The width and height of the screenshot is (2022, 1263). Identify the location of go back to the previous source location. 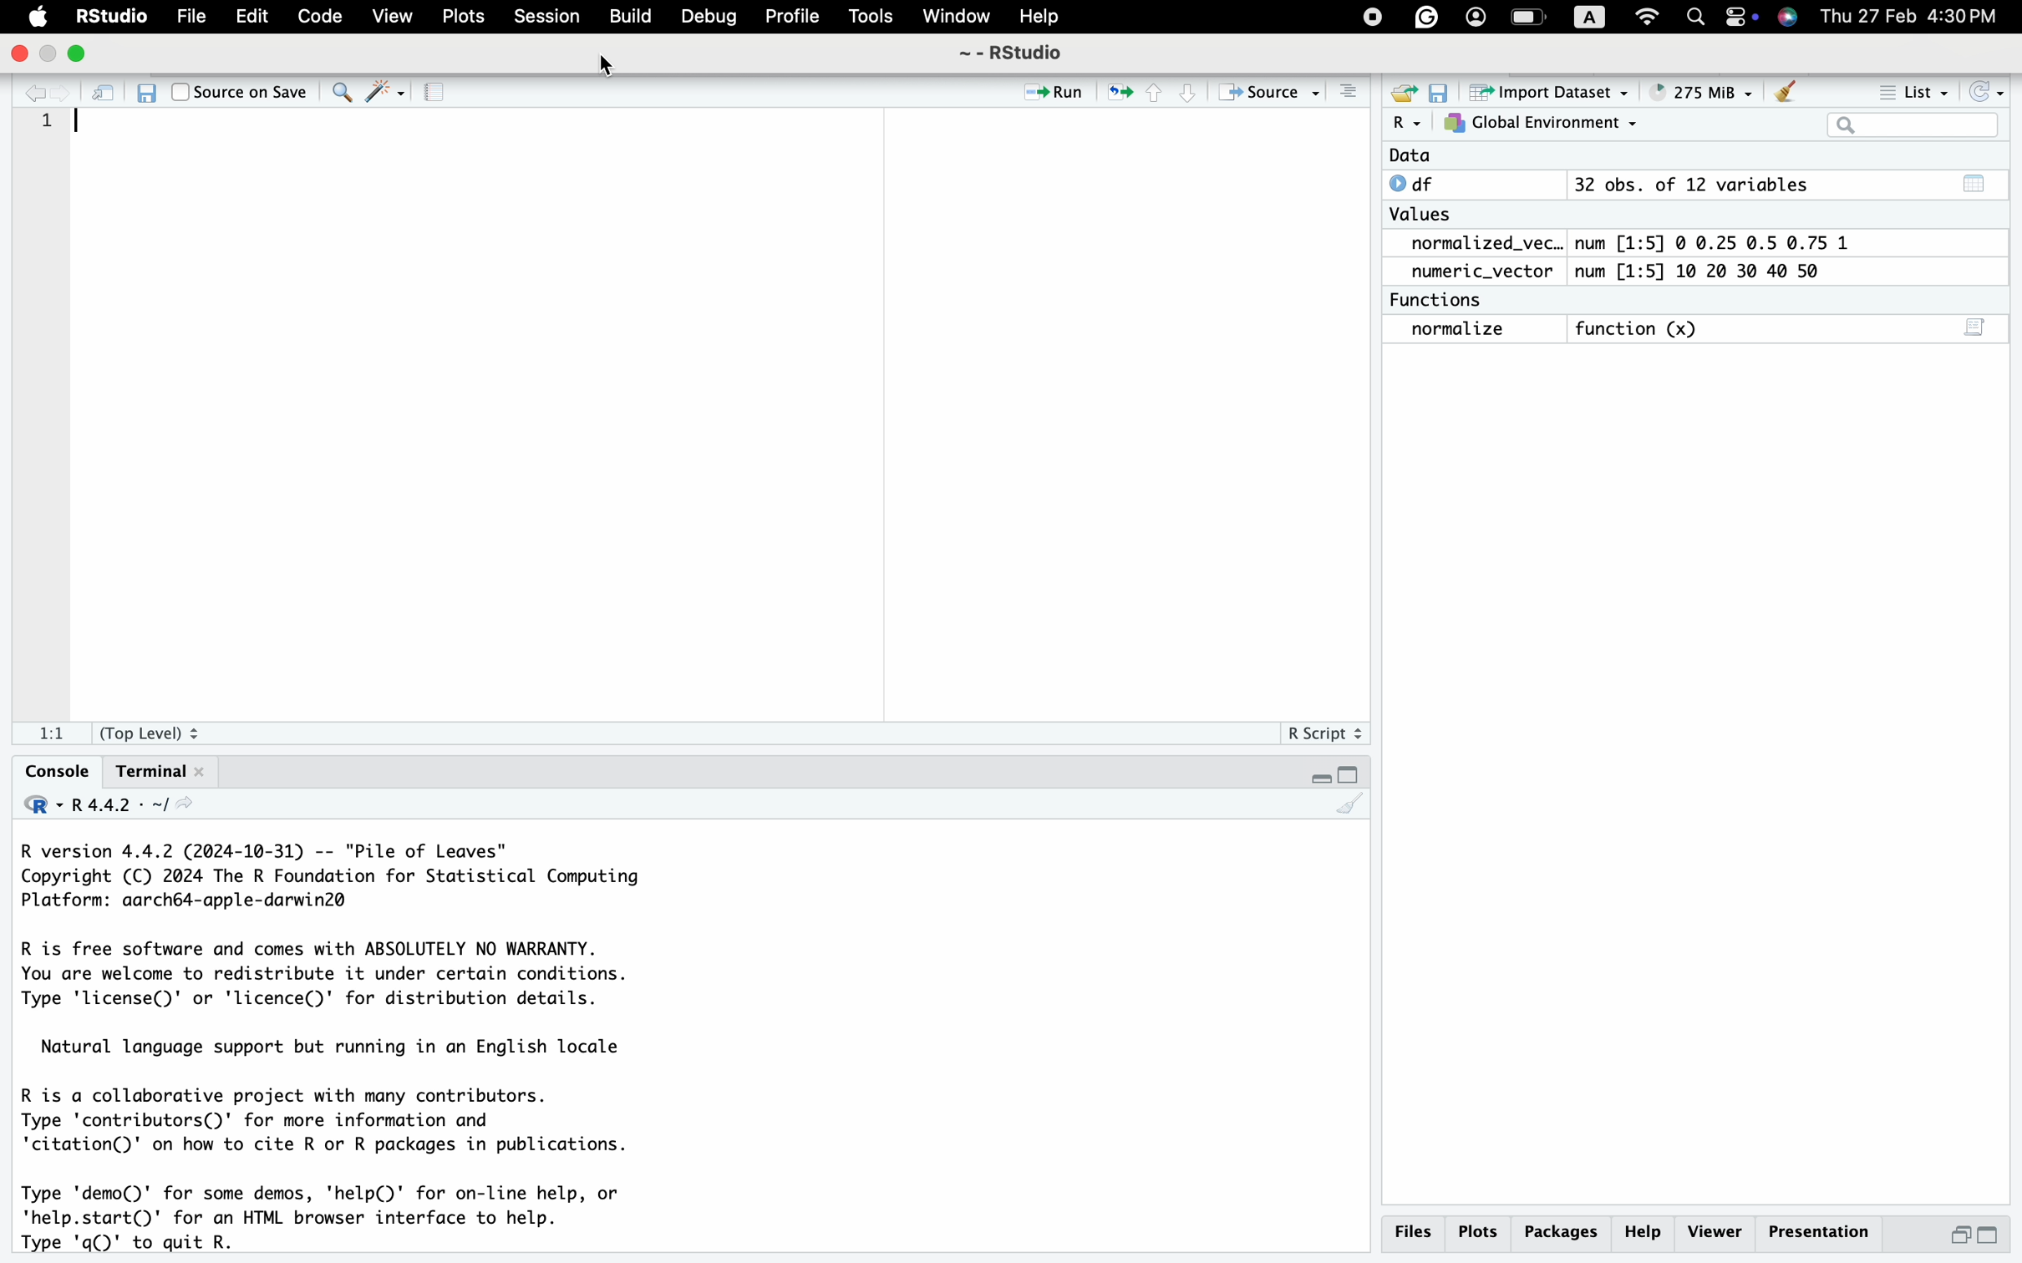
(22, 93).